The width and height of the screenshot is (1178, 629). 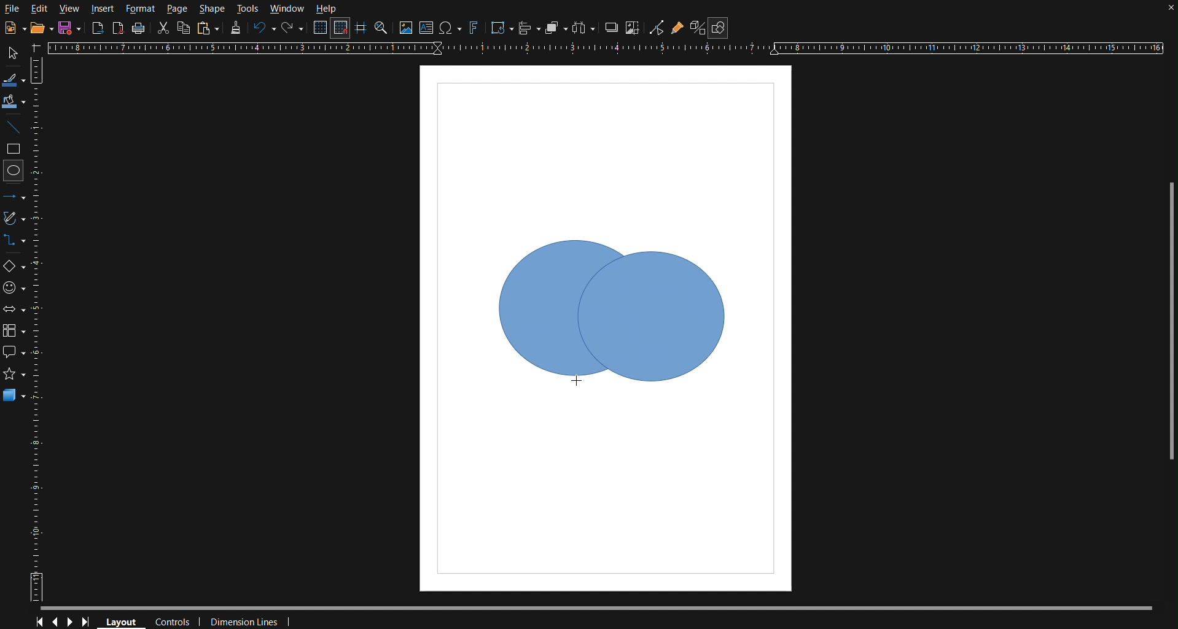 I want to click on Zoom and Pan, so click(x=381, y=29).